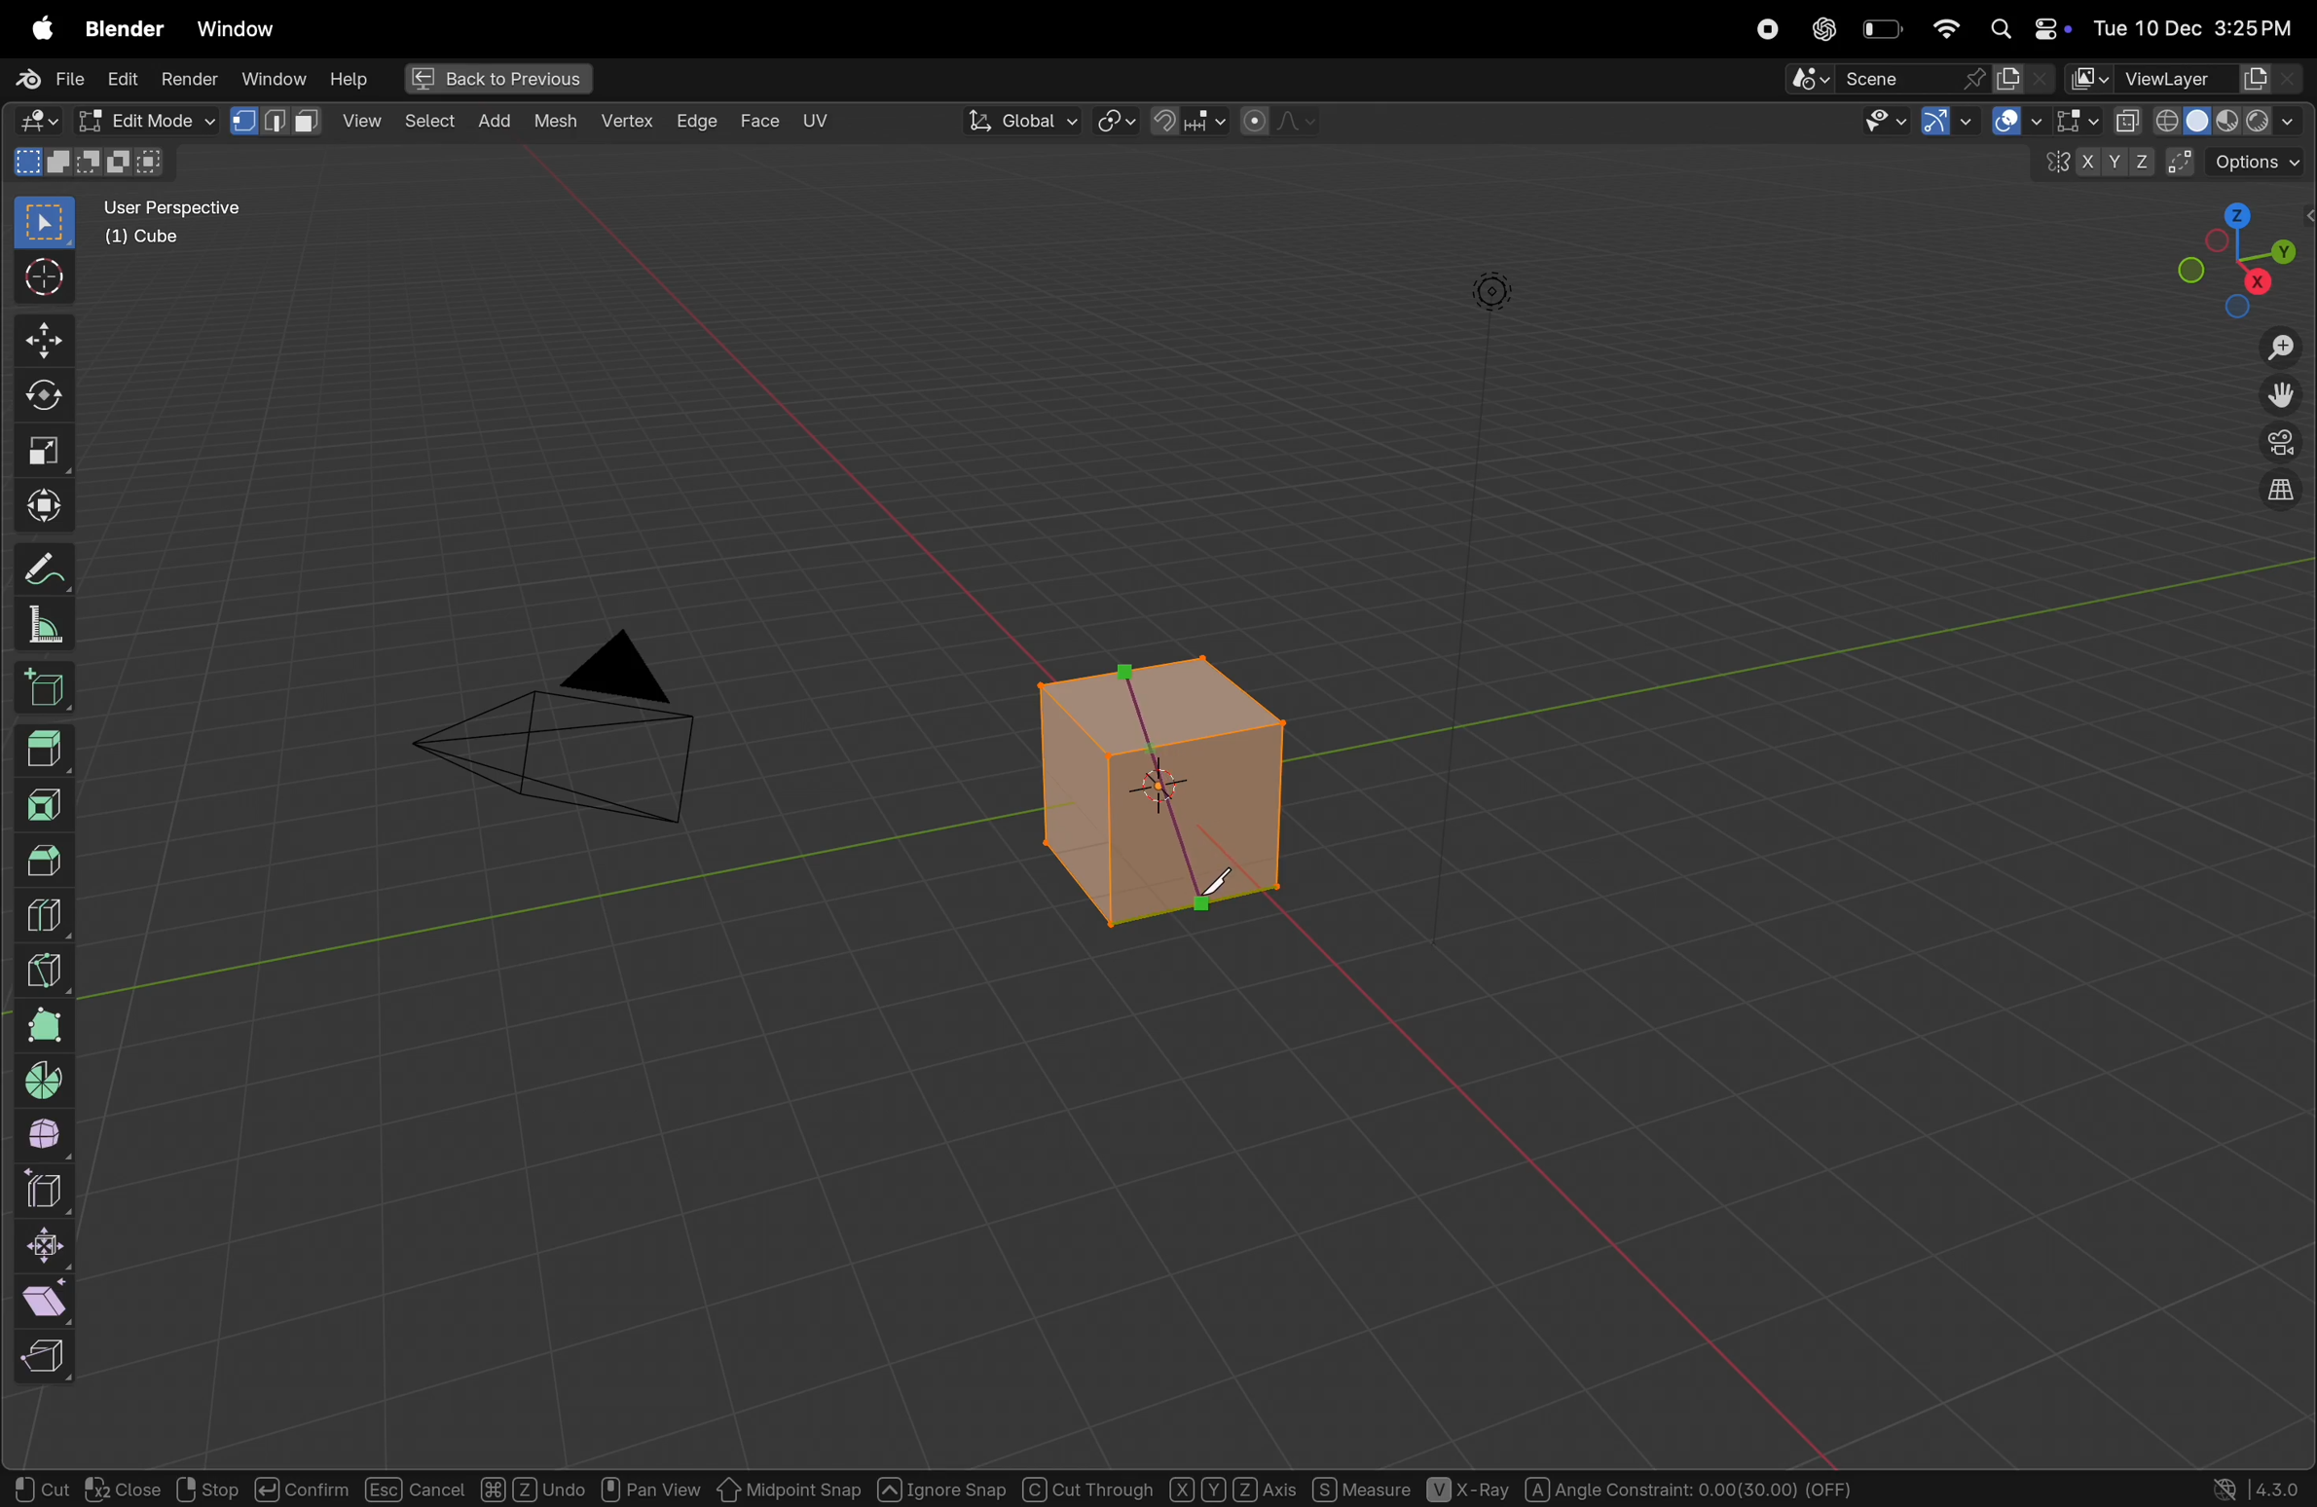 The image size is (2317, 1507). Describe the element at coordinates (44, 859) in the screenshot. I see `Bevel ` at that location.